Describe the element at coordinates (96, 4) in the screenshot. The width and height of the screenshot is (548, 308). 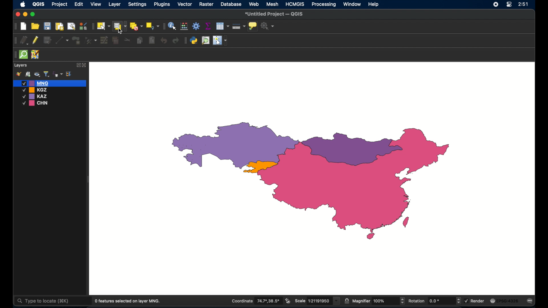
I see `view` at that location.